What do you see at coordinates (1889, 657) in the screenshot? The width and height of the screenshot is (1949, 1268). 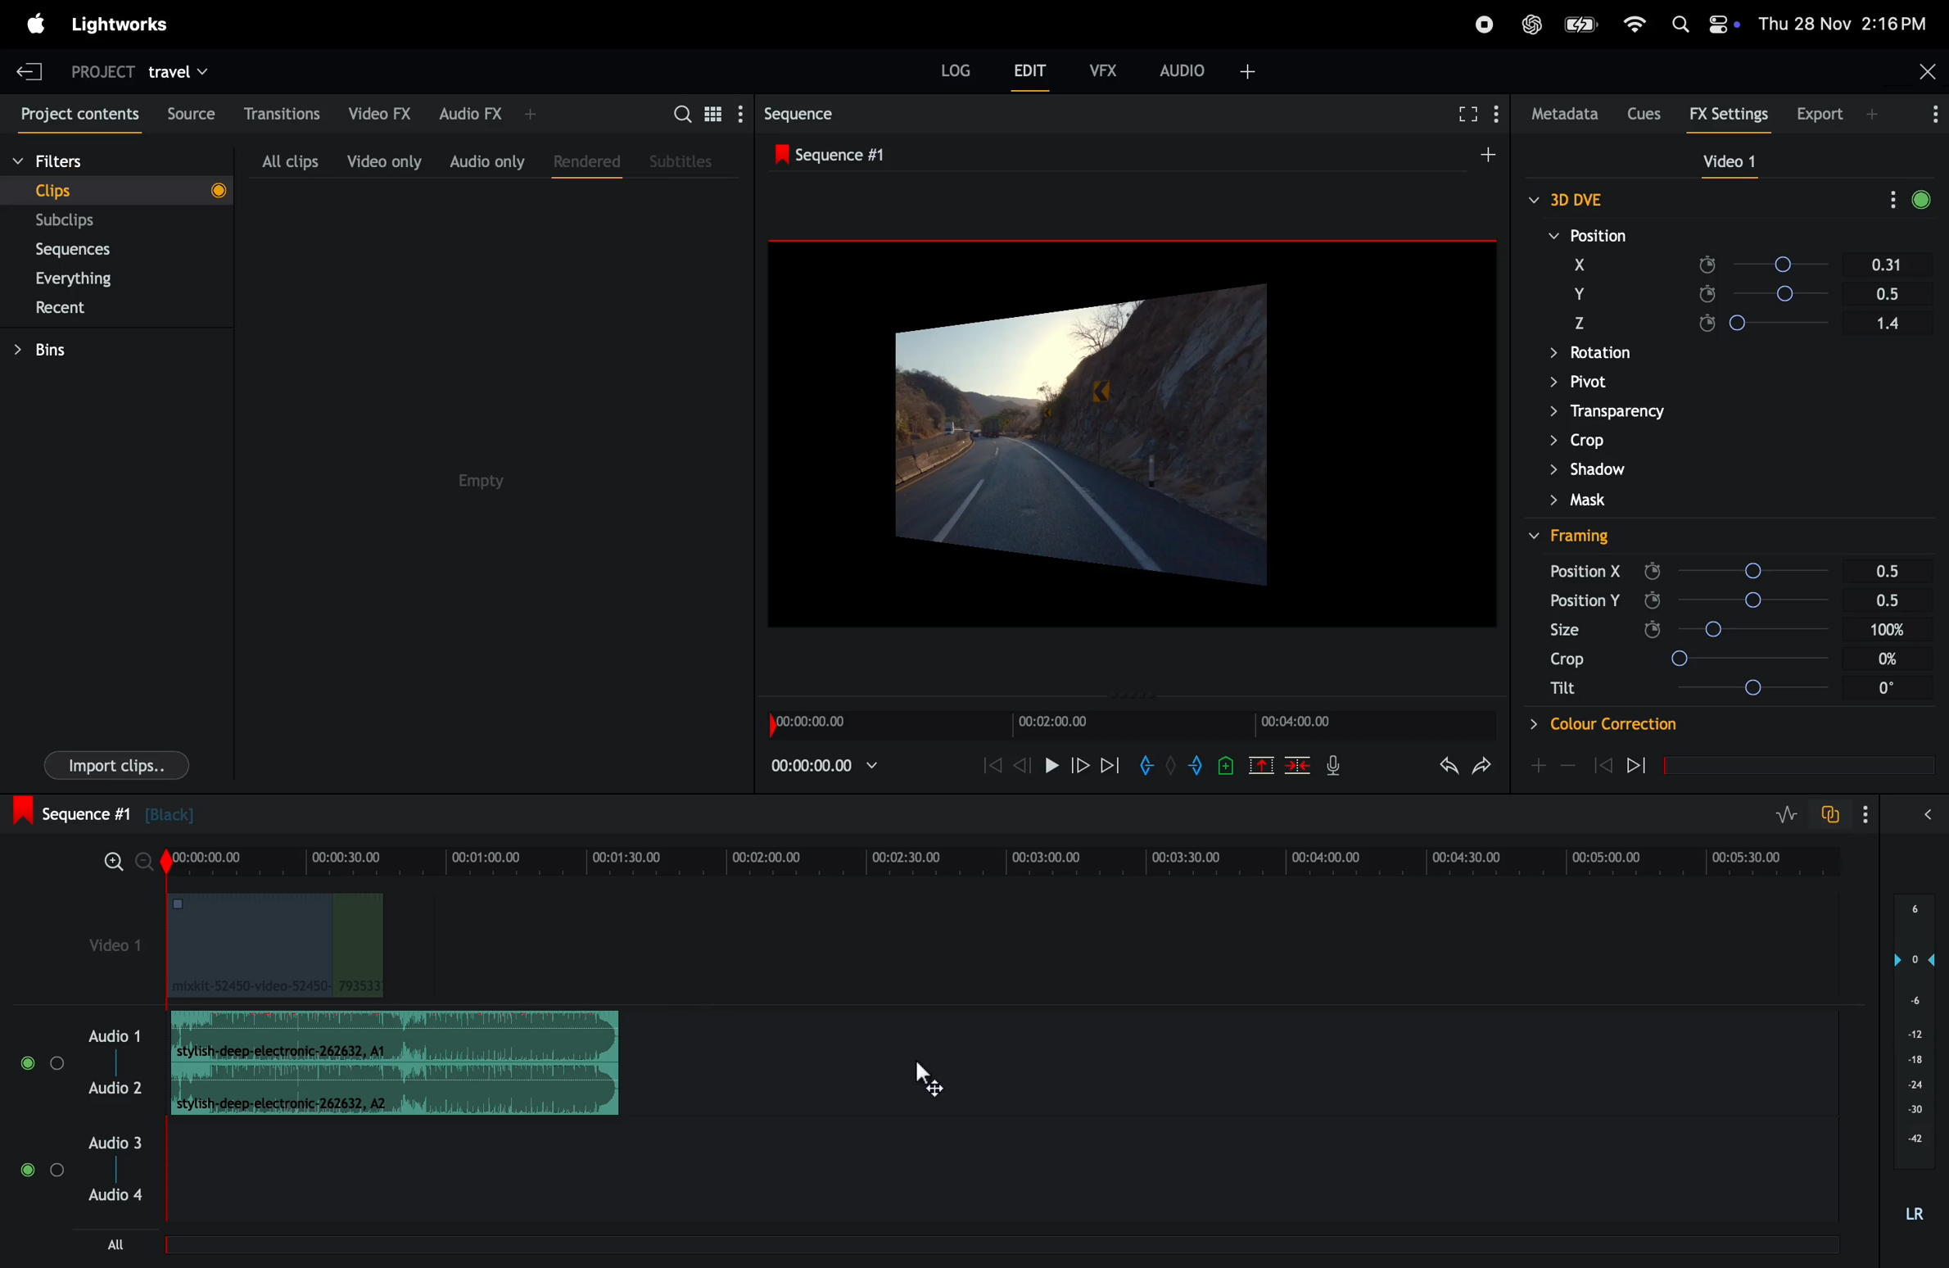 I see `` at bounding box center [1889, 657].